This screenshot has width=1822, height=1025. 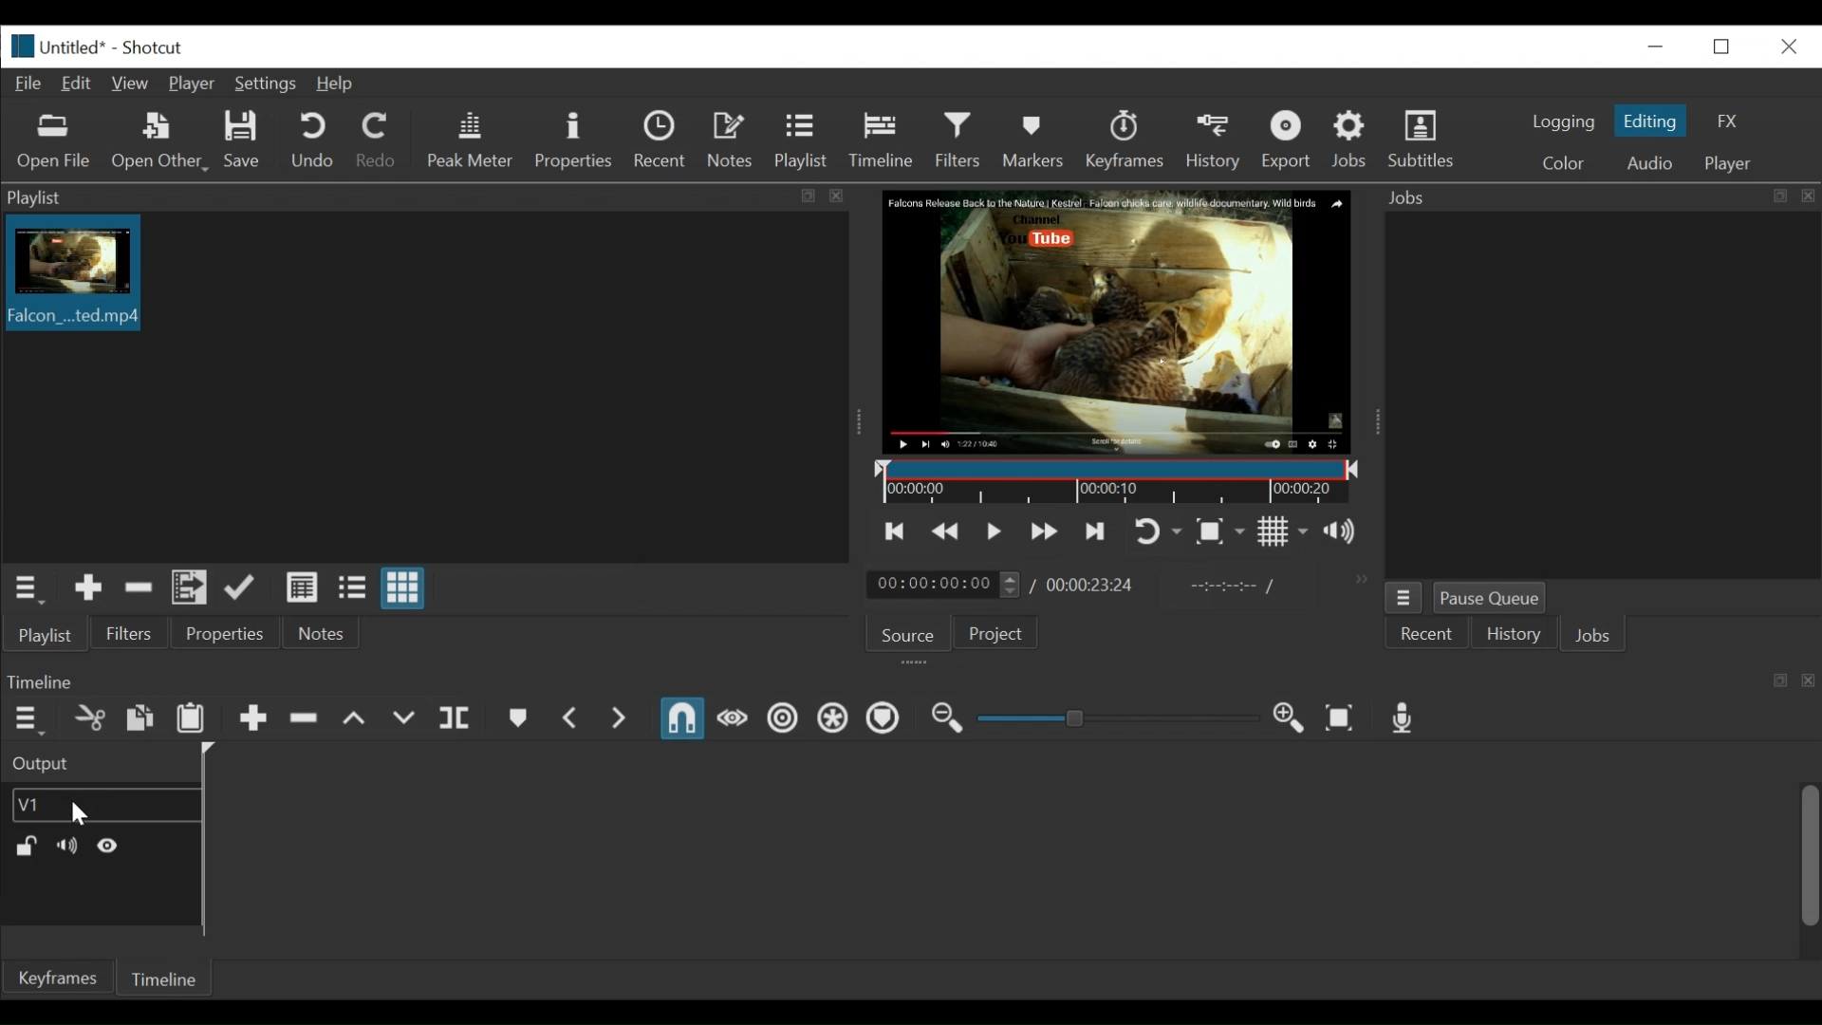 I want to click on Playlist, so click(x=48, y=636).